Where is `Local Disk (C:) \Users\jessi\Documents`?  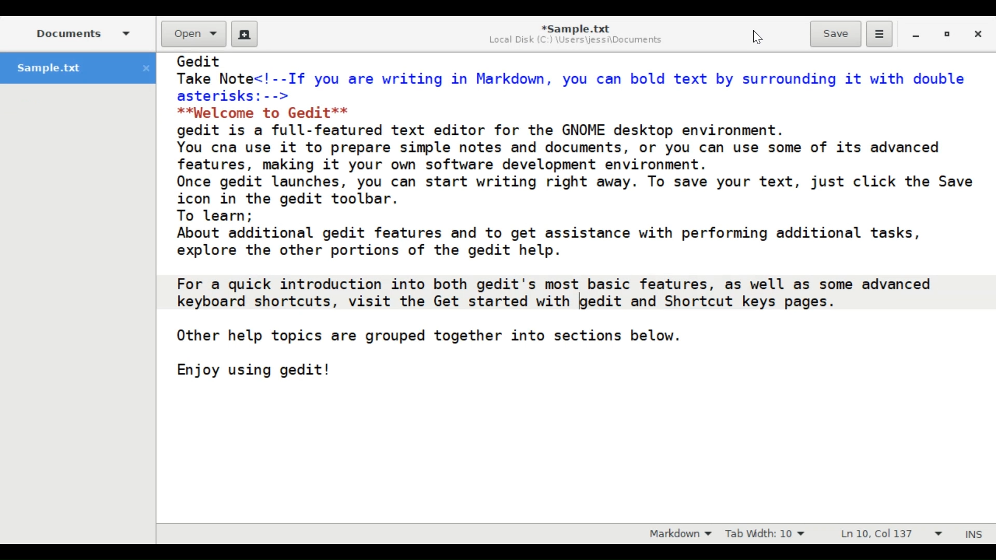 Local Disk (C:) \Users\jessi\Documents is located at coordinates (575, 40).